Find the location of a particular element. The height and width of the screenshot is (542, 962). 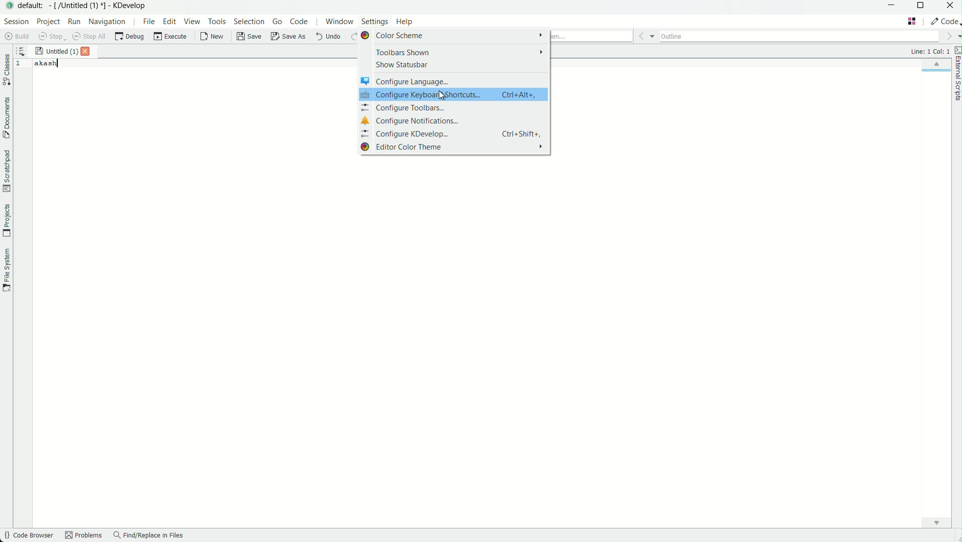

problems is located at coordinates (84, 536).